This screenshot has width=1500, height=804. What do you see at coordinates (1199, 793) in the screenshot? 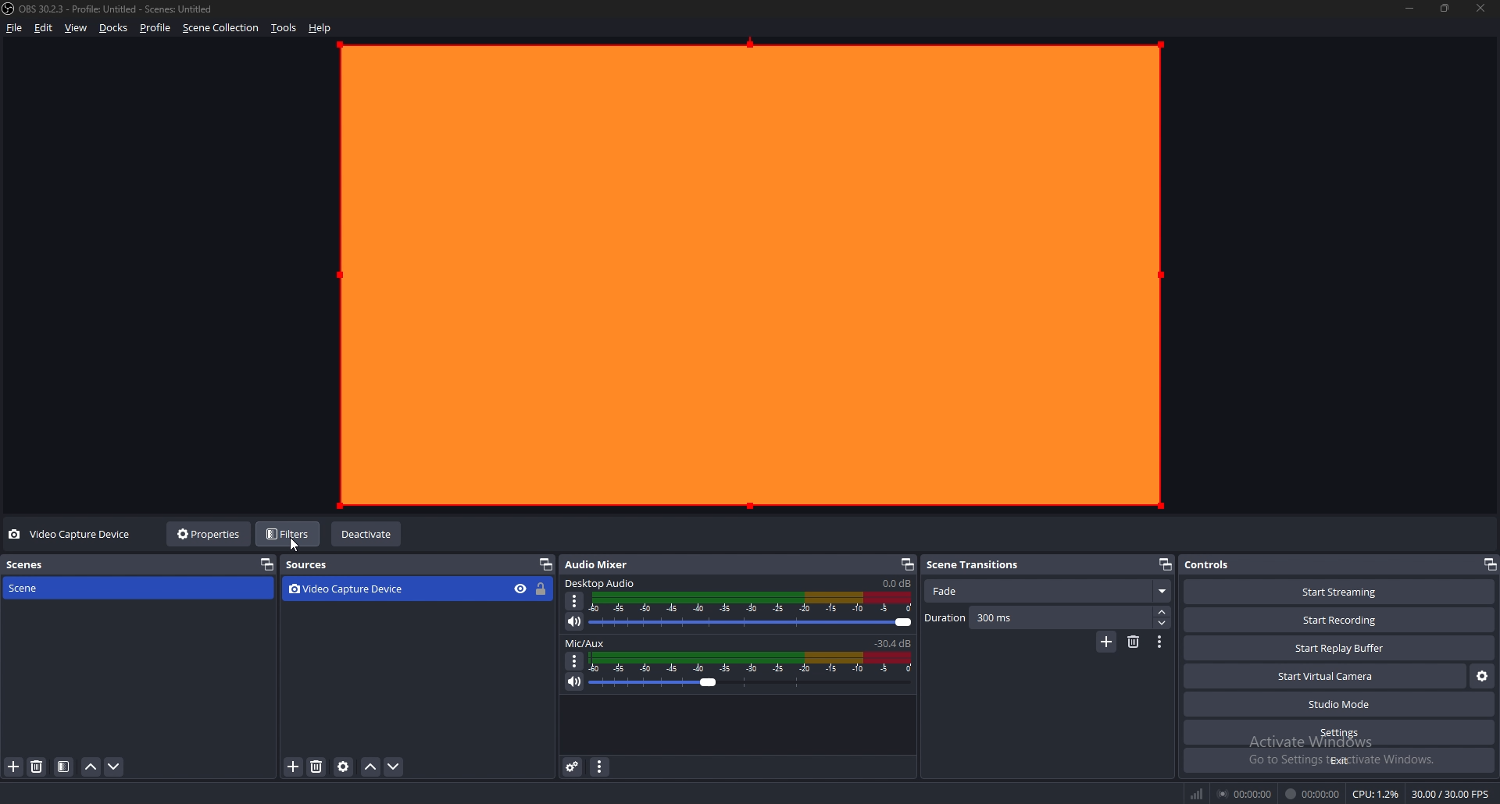
I see `network` at bounding box center [1199, 793].